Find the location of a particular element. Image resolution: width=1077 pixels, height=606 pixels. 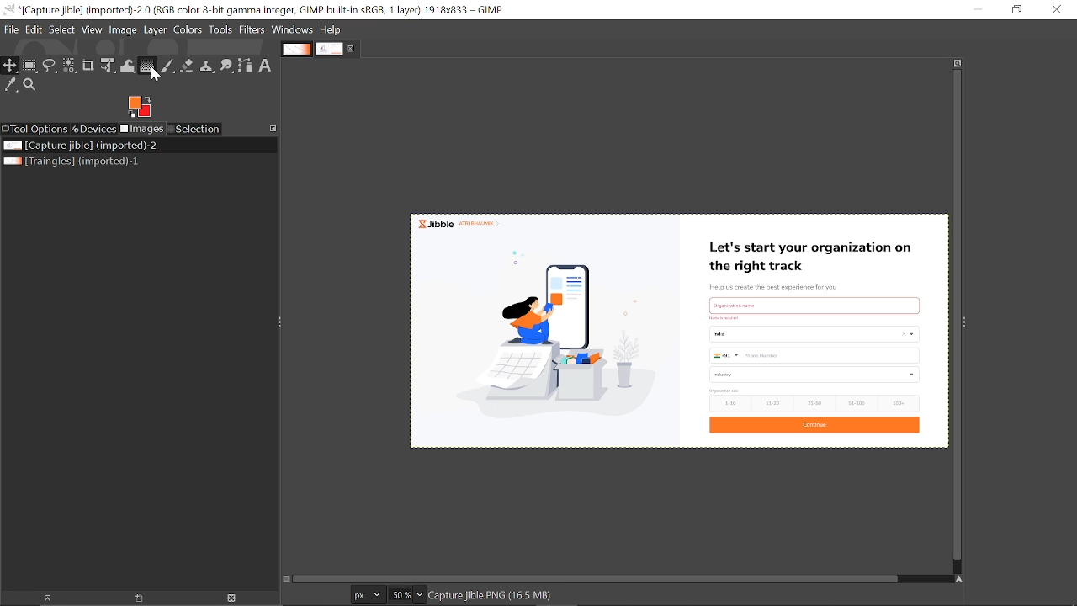

Tools is located at coordinates (222, 29).